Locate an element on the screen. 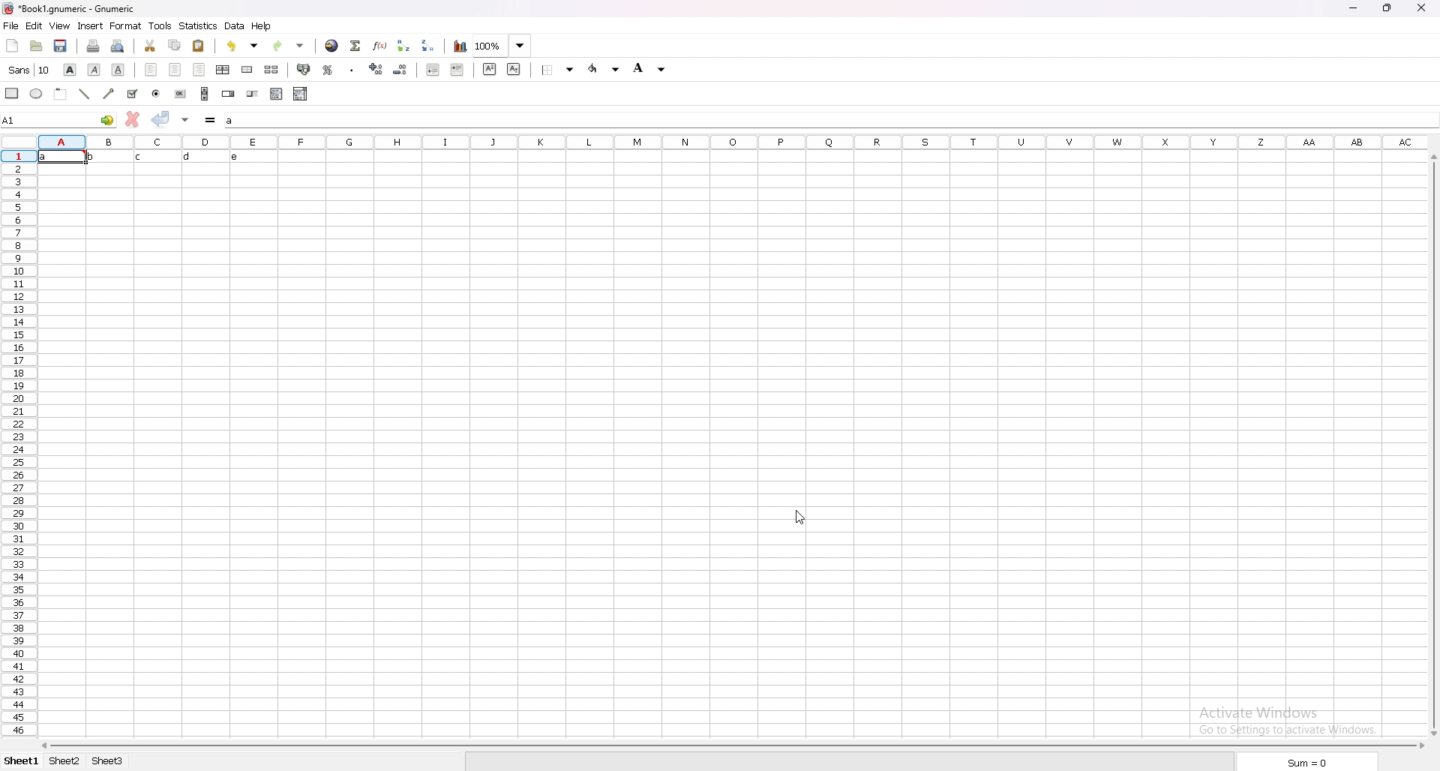 Image resolution: width=1440 pixels, height=771 pixels. spin button is located at coordinates (228, 94).